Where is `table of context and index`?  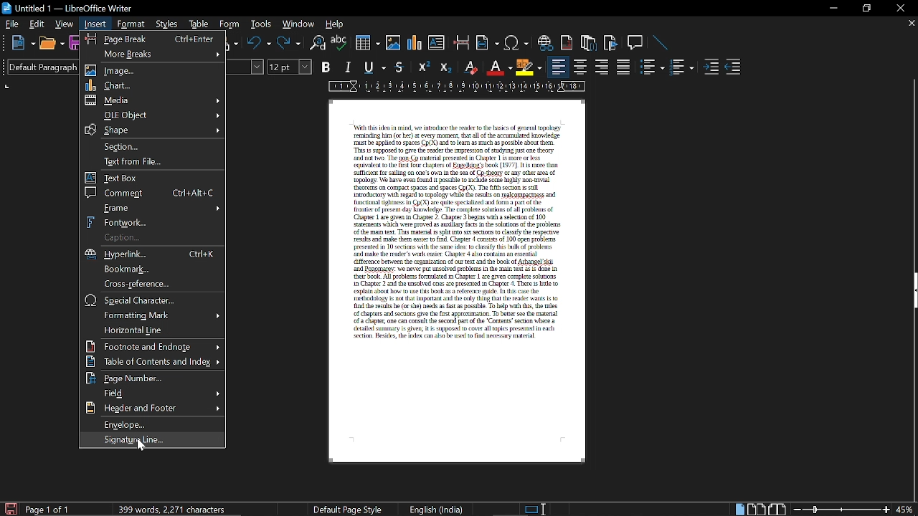 table of context and index is located at coordinates (153, 362).